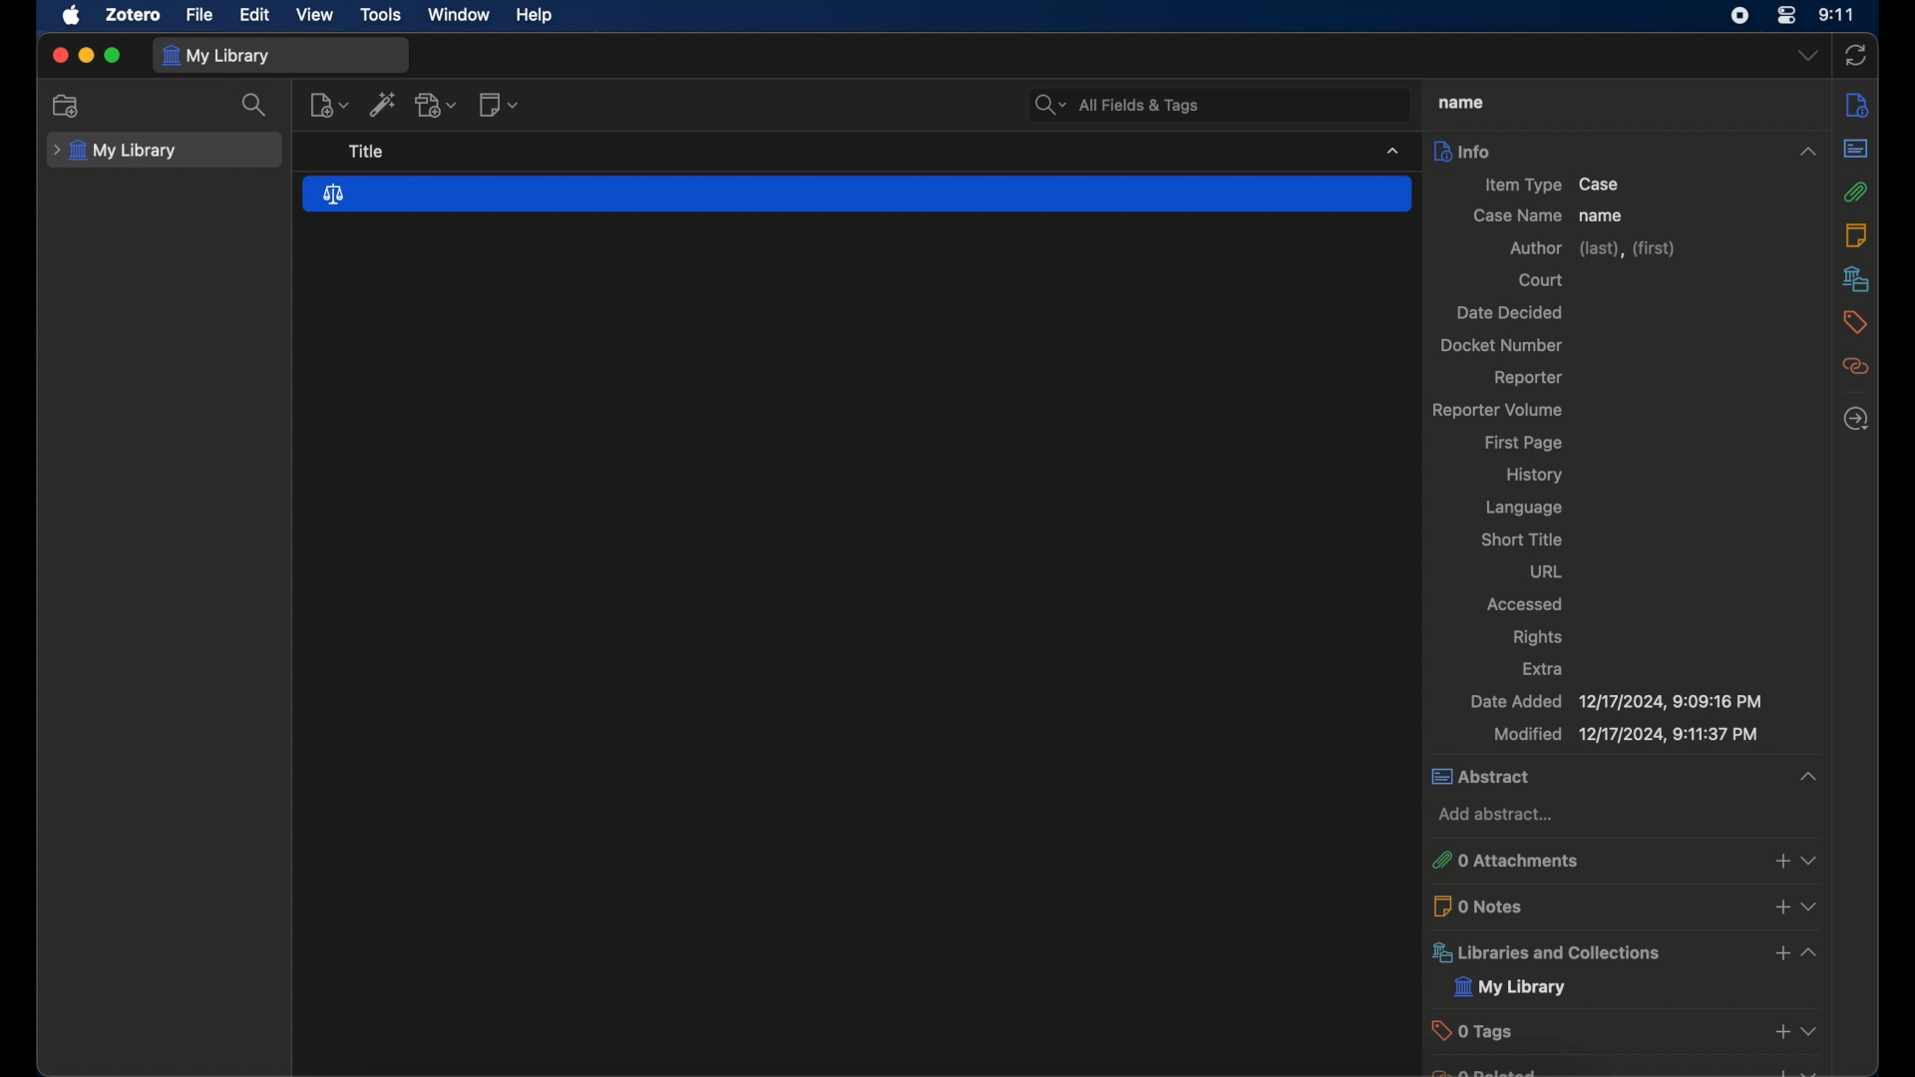 This screenshot has width=1915, height=1077. I want to click on reporter, so click(1526, 377).